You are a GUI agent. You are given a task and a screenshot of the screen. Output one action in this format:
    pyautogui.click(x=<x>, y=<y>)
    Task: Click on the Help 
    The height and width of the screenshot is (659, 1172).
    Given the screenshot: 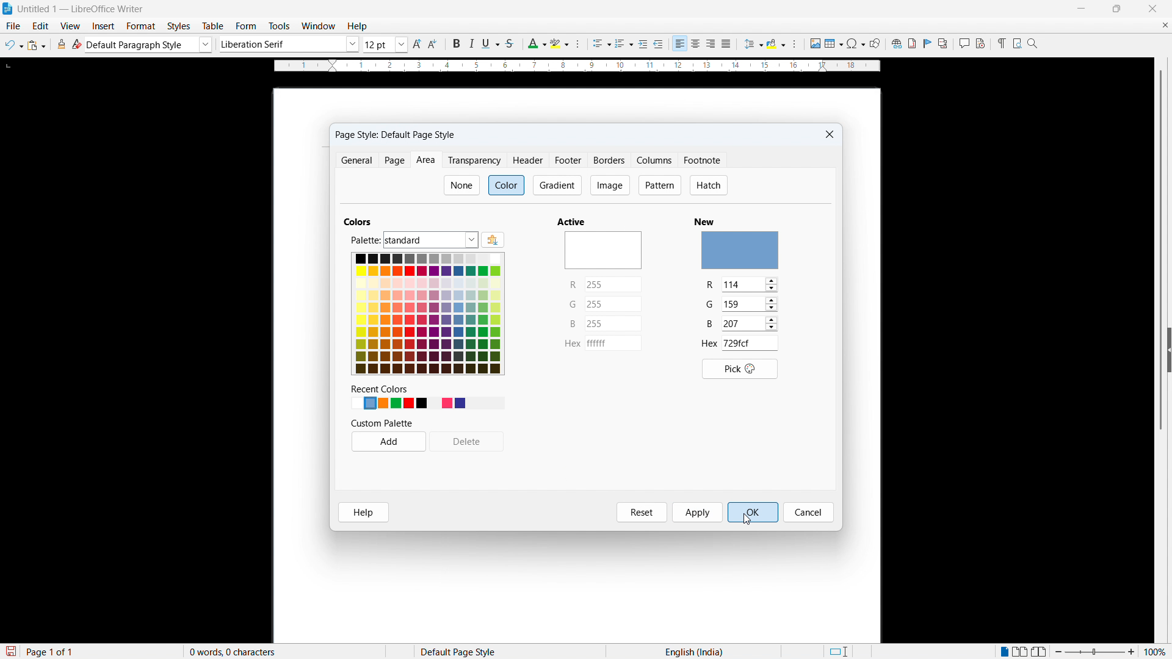 What is the action you would take?
    pyautogui.click(x=364, y=512)
    